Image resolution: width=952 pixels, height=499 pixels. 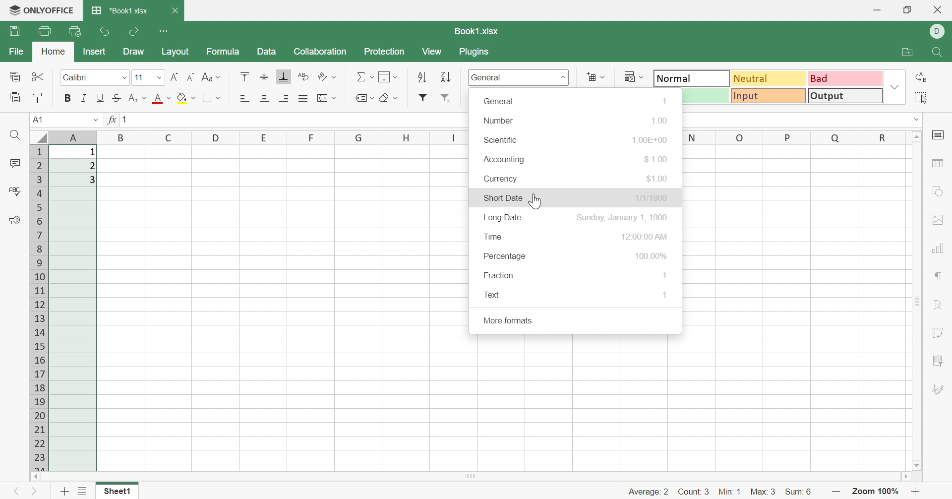 I want to click on 1, so click(x=665, y=101).